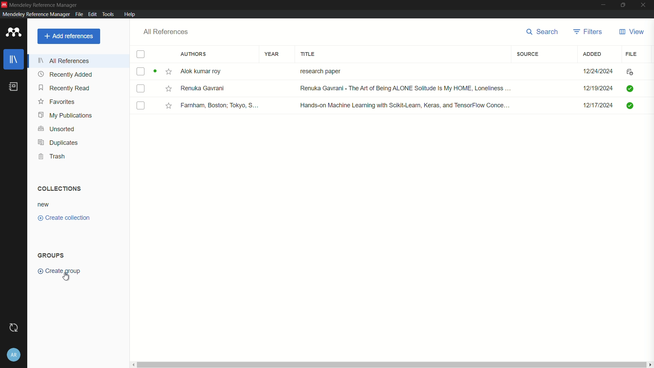 The width and height of the screenshot is (654, 368). Describe the element at coordinates (53, 156) in the screenshot. I see `trash` at that location.